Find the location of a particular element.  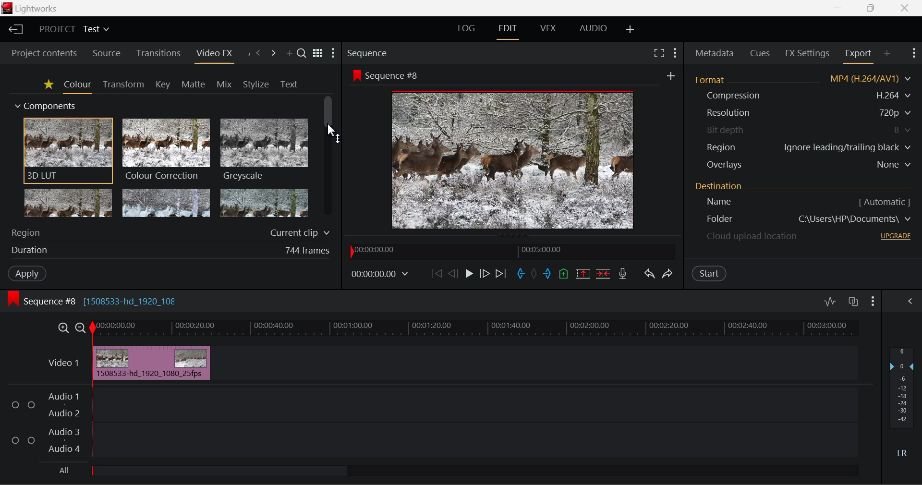

00:00:00.00 is located at coordinates (376, 250).